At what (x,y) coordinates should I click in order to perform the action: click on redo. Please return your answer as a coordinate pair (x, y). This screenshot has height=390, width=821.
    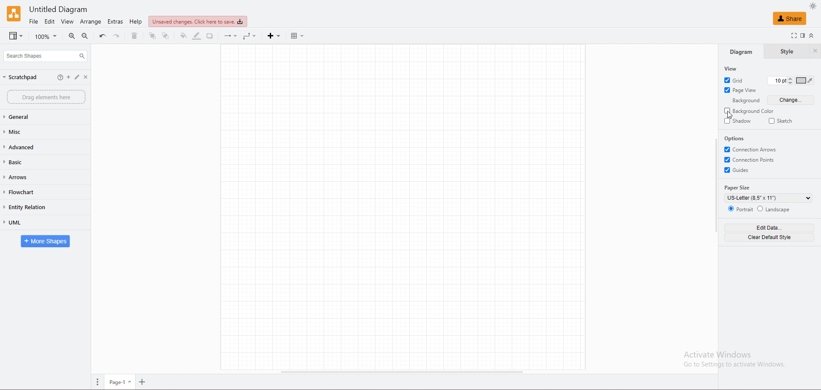
    Looking at the image, I should click on (118, 35).